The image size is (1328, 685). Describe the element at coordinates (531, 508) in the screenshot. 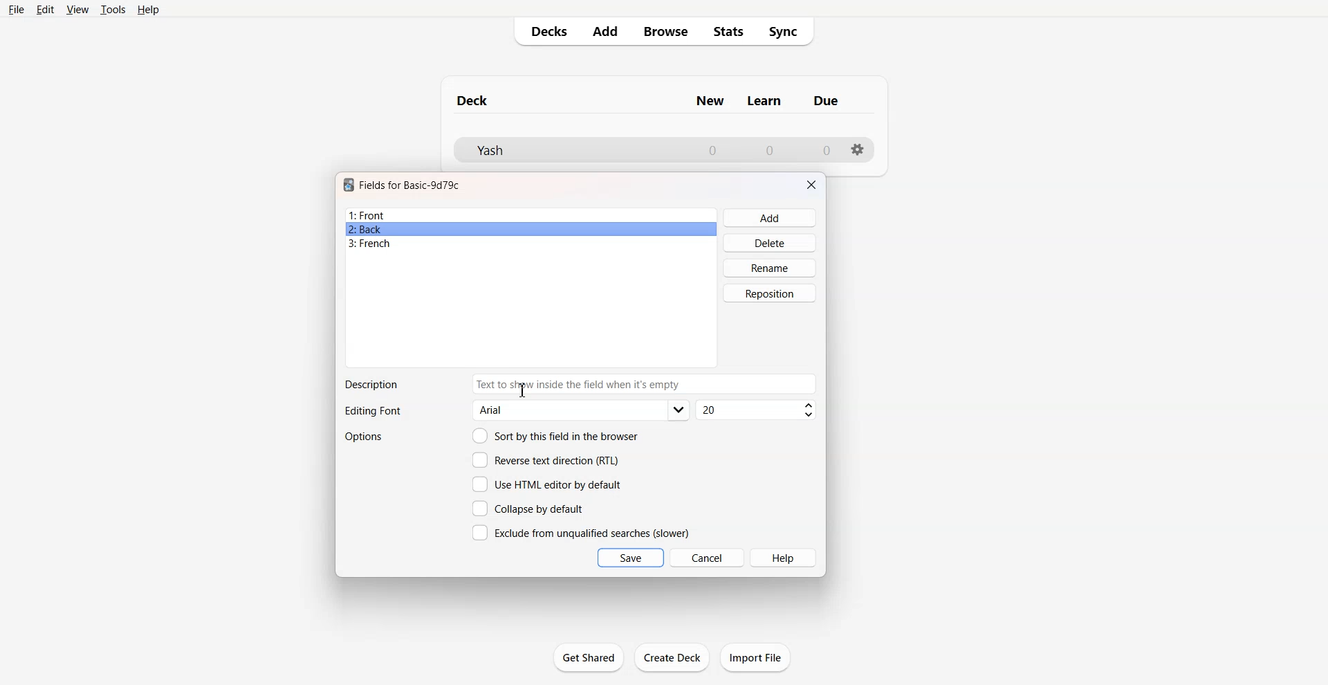

I see `Collapse by default` at that location.